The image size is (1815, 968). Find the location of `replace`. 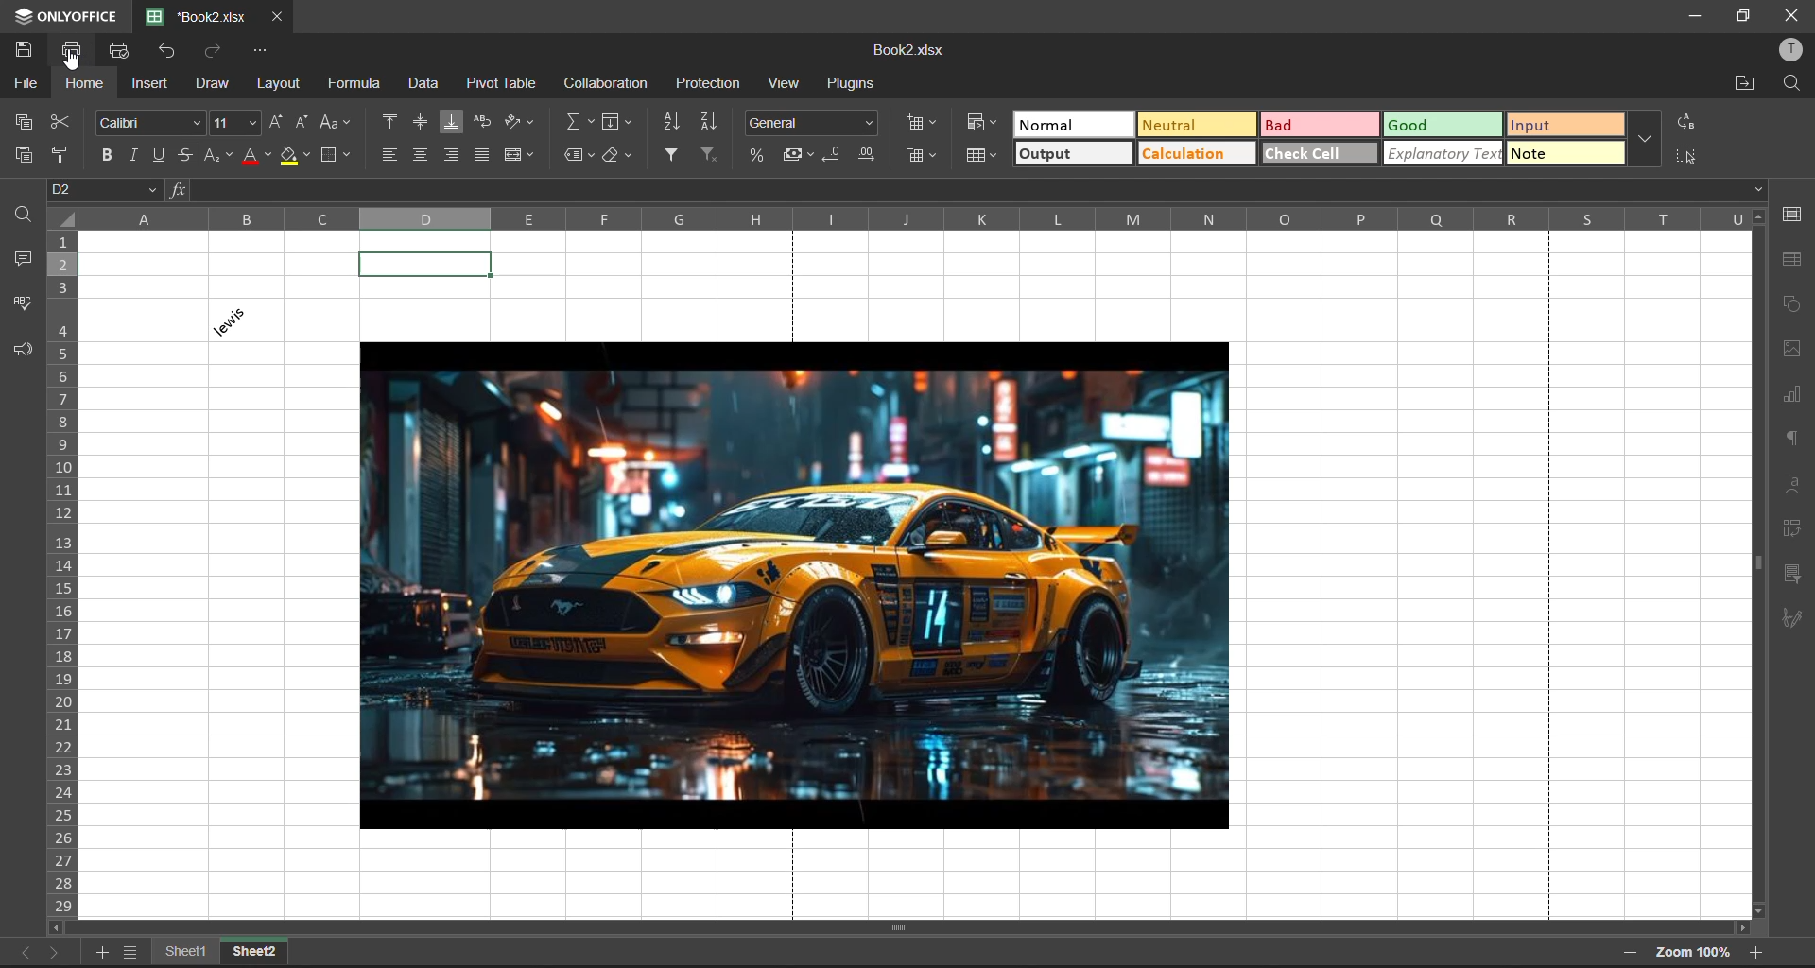

replace is located at coordinates (1688, 122).